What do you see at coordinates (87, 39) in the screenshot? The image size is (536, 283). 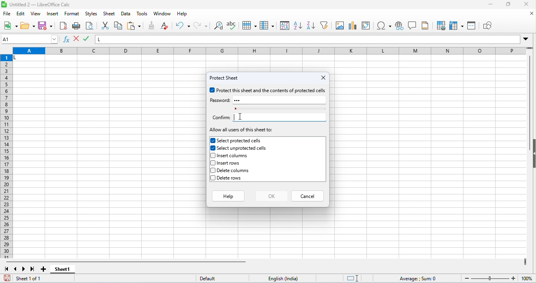 I see `reject` at bounding box center [87, 39].